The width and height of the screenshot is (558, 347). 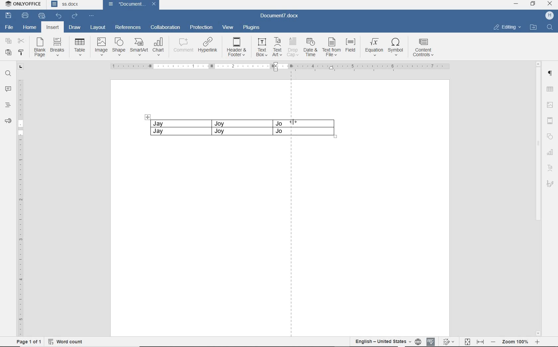 What do you see at coordinates (550, 153) in the screenshot?
I see `CHART` at bounding box center [550, 153].